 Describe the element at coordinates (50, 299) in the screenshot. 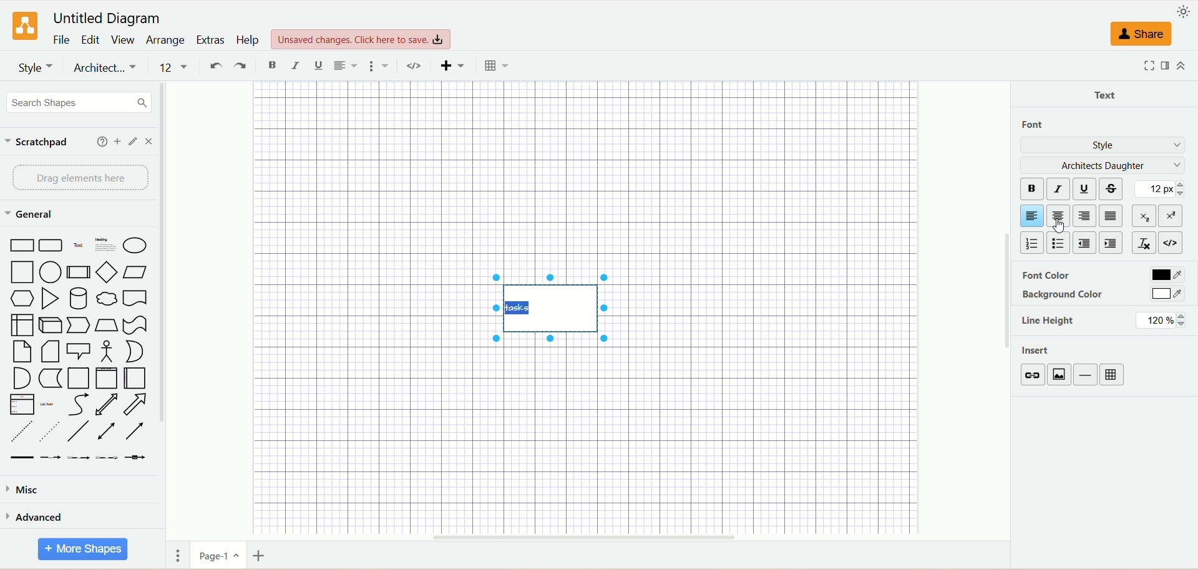

I see `Triangle` at that location.